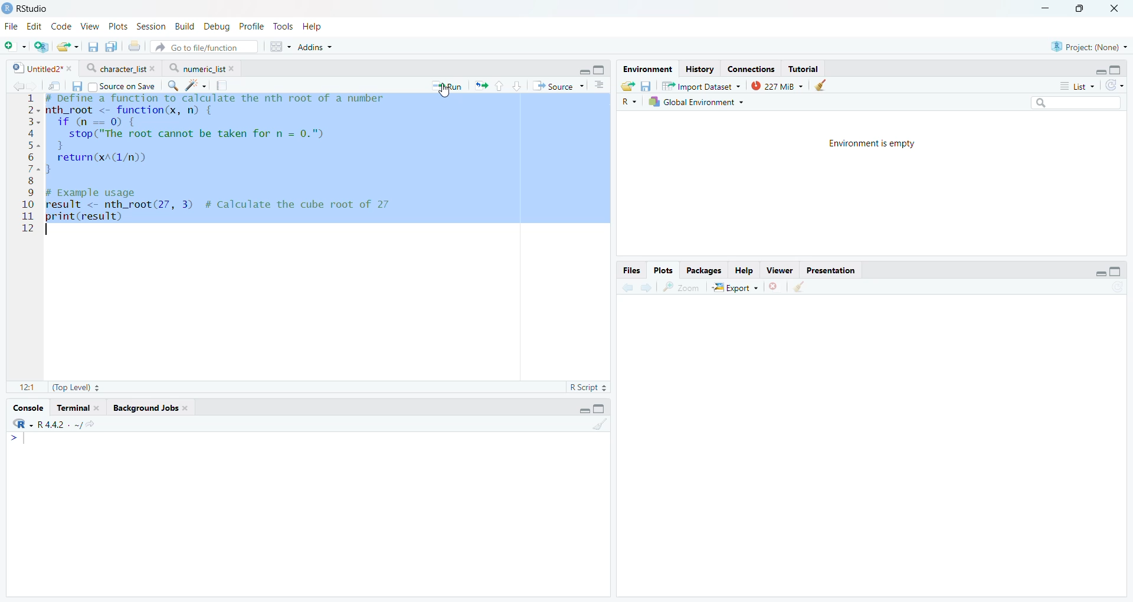  What do you see at coordinates (109, 47) in the screenshot?
I see `Save all open files` at bounding box center [109, 47].